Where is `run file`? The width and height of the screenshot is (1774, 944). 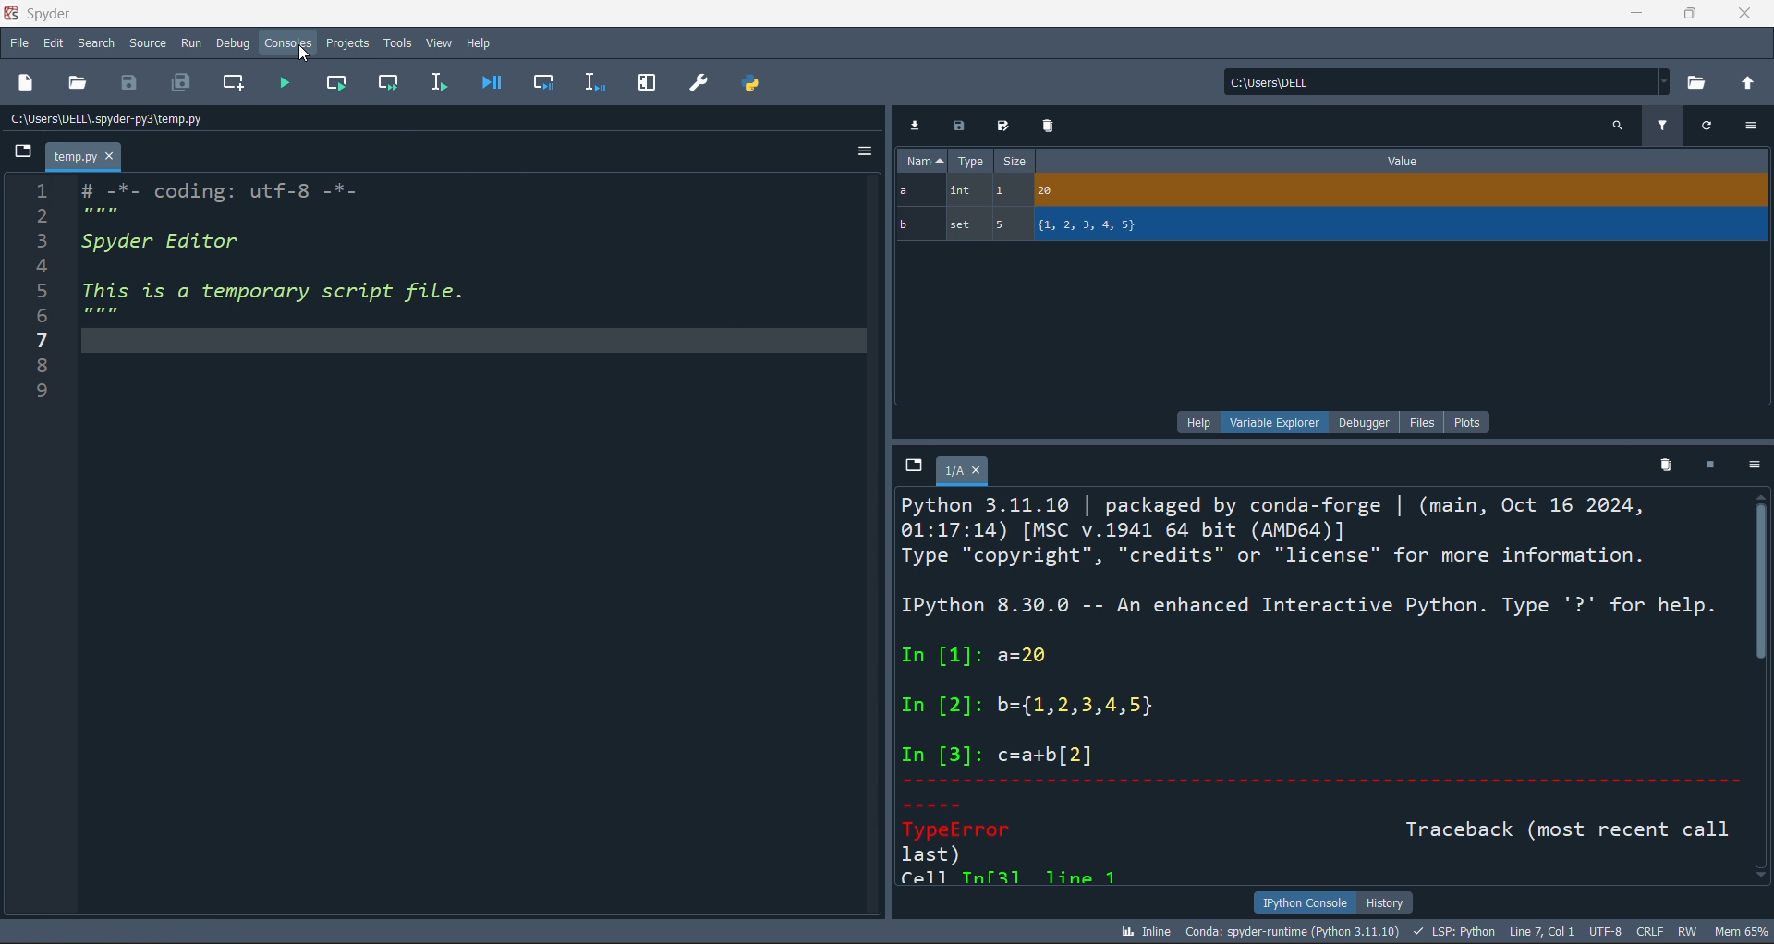
run file is located at coordinates (279, 81).